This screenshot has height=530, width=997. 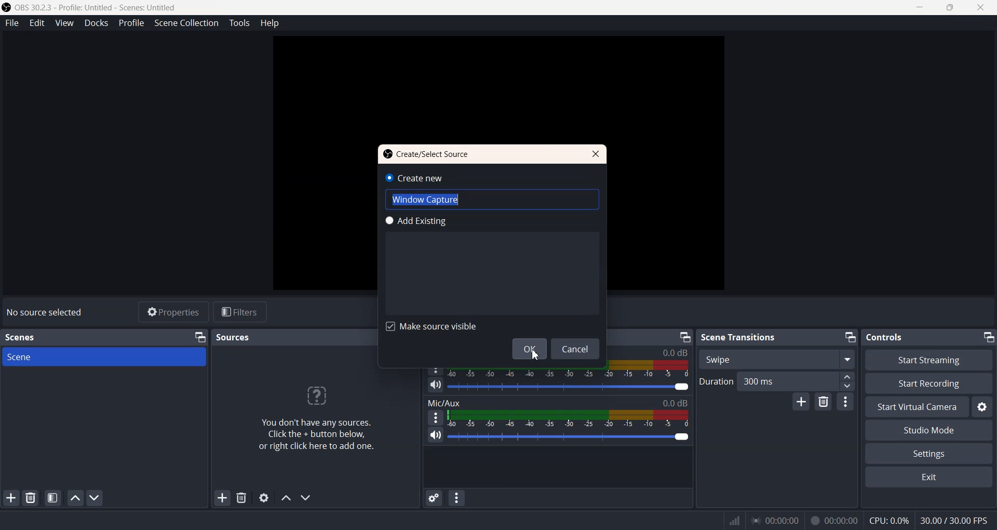 I want to click on Start Recording, so click(x=929, y=383).